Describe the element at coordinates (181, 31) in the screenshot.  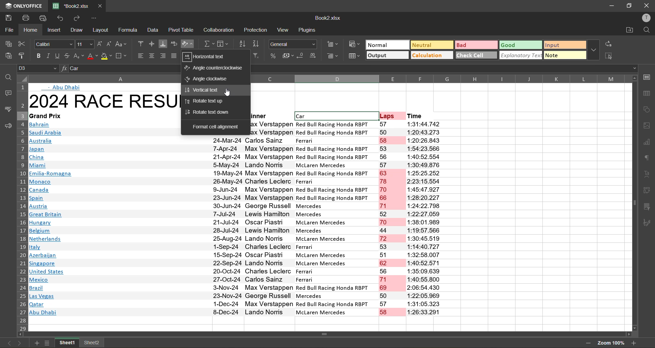
I see `pivot table` at that location.